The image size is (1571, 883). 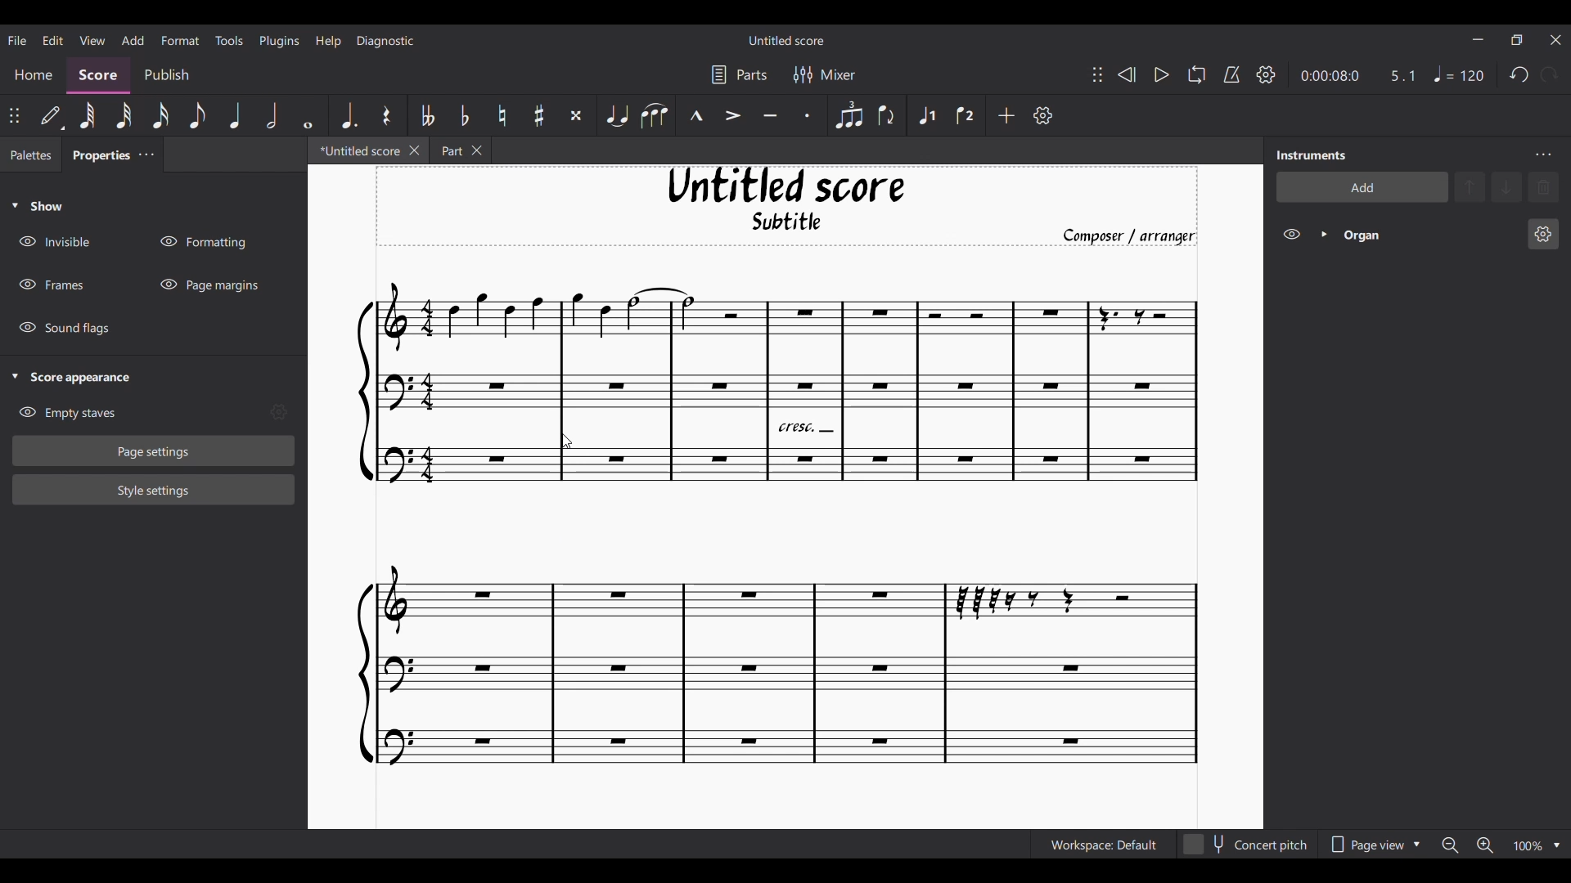 I want to click on 32nd note, so click(x=125, y=117).